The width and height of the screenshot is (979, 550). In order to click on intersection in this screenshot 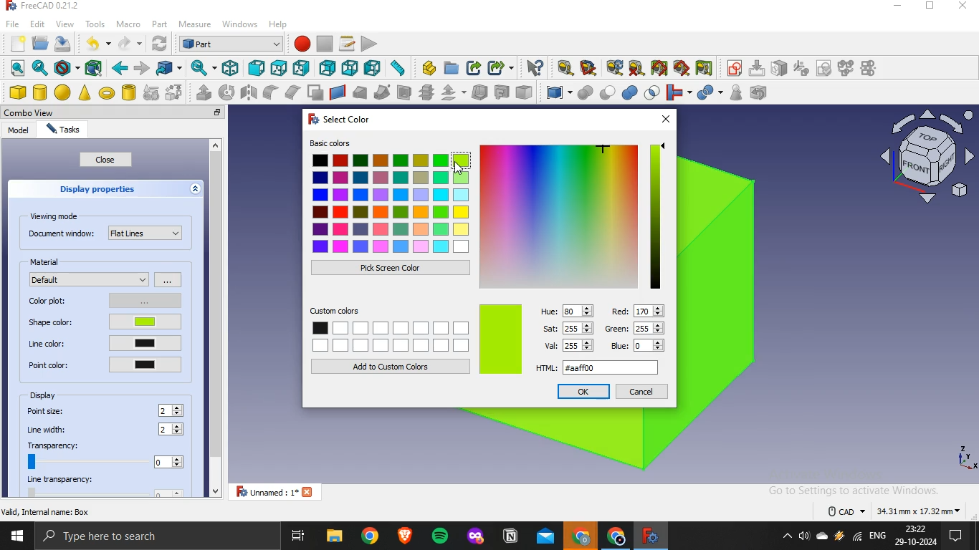, I will do `click(653, 91)`.